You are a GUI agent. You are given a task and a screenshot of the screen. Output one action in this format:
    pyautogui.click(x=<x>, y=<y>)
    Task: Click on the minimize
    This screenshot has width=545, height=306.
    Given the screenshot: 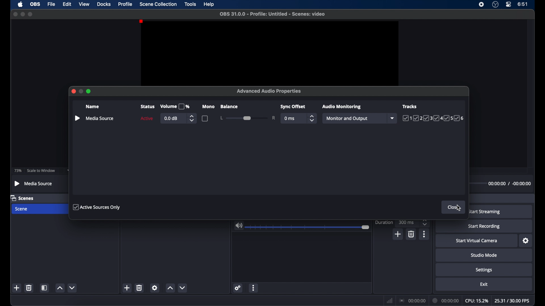 What is the action you would take?
    pyautogui.click(x=81, y=92)
    